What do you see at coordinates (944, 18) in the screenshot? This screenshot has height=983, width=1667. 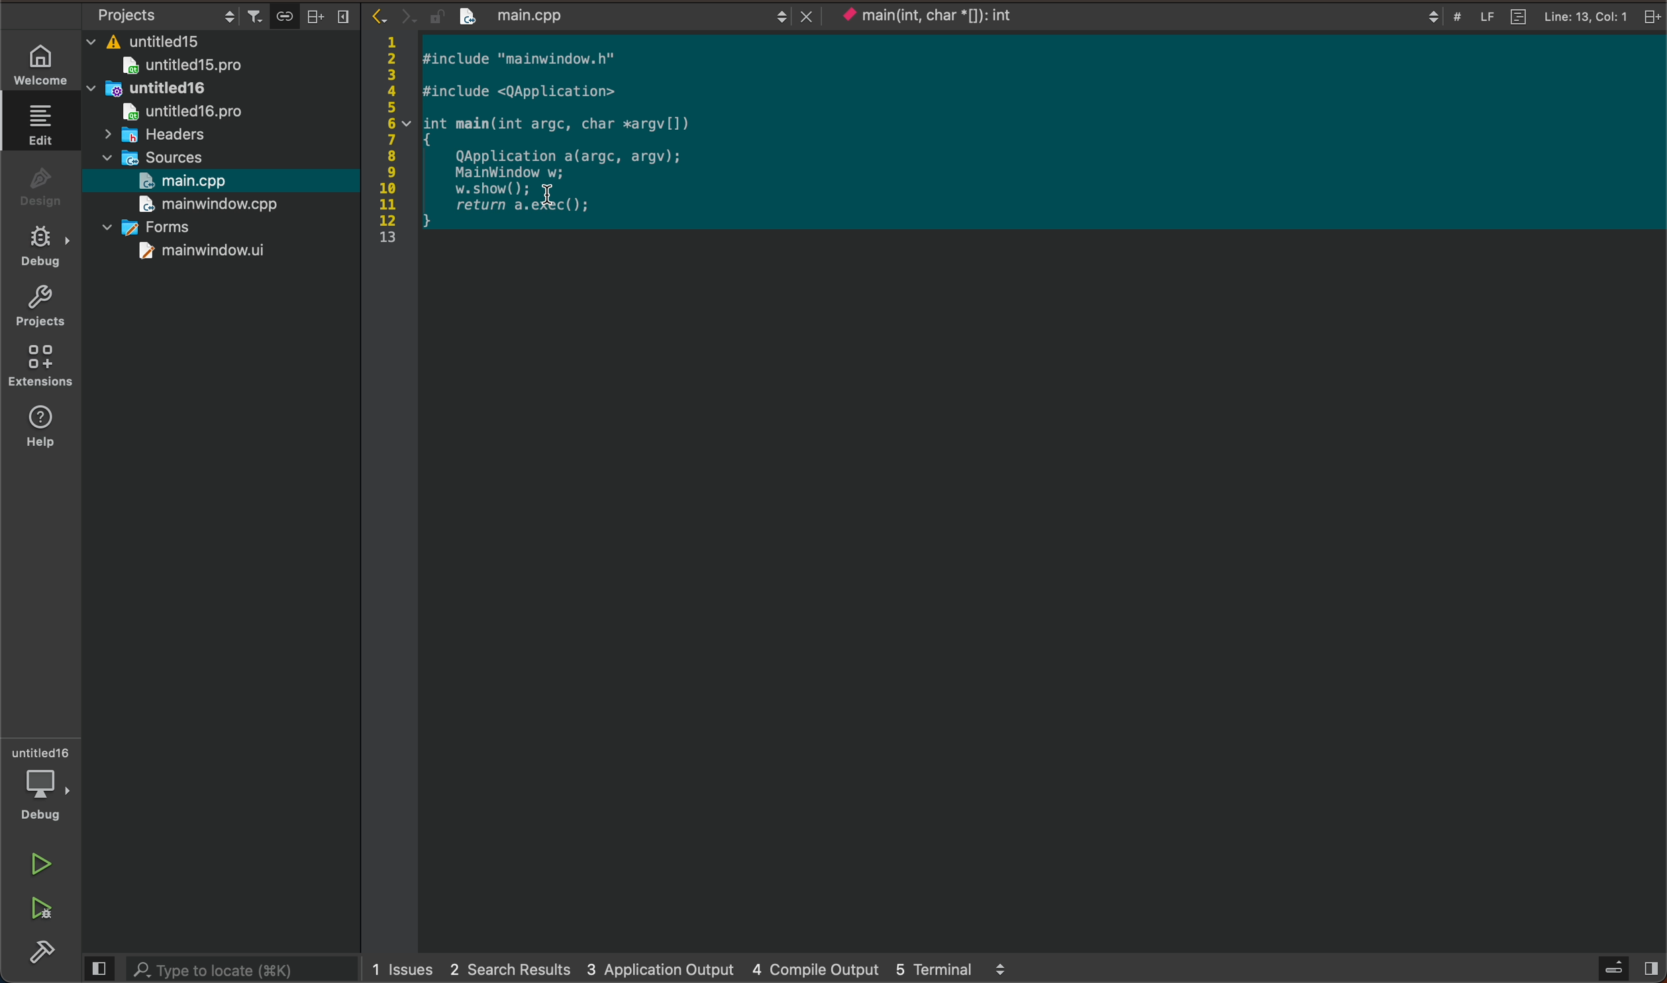 I see `current context` at bounding box center [944, 18].